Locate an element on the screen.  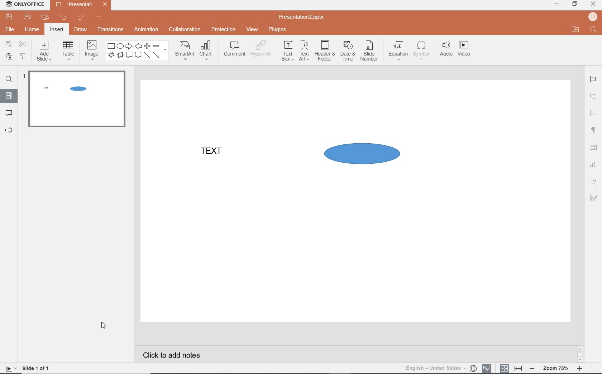
PARAGRAPH SETTINGS is located at coordinates (594, 131).